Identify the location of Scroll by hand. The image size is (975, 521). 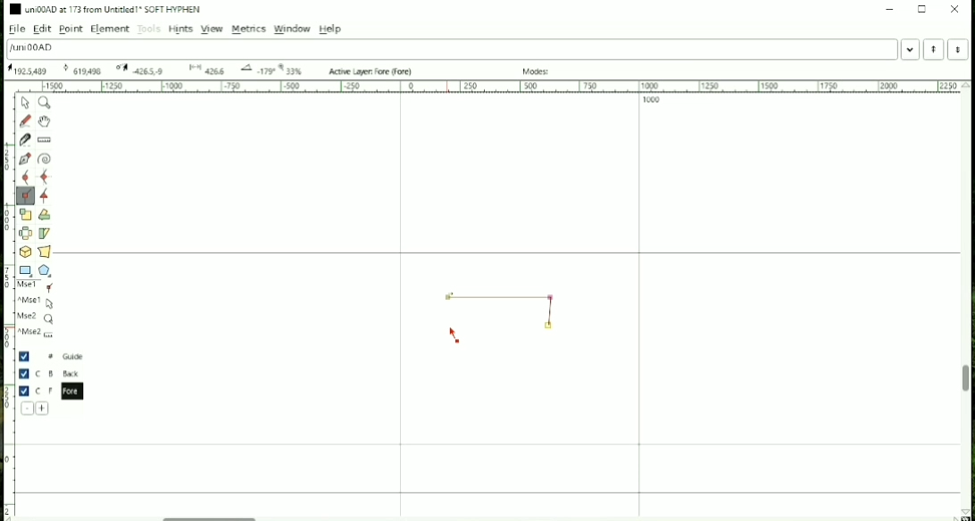
(44, 121).